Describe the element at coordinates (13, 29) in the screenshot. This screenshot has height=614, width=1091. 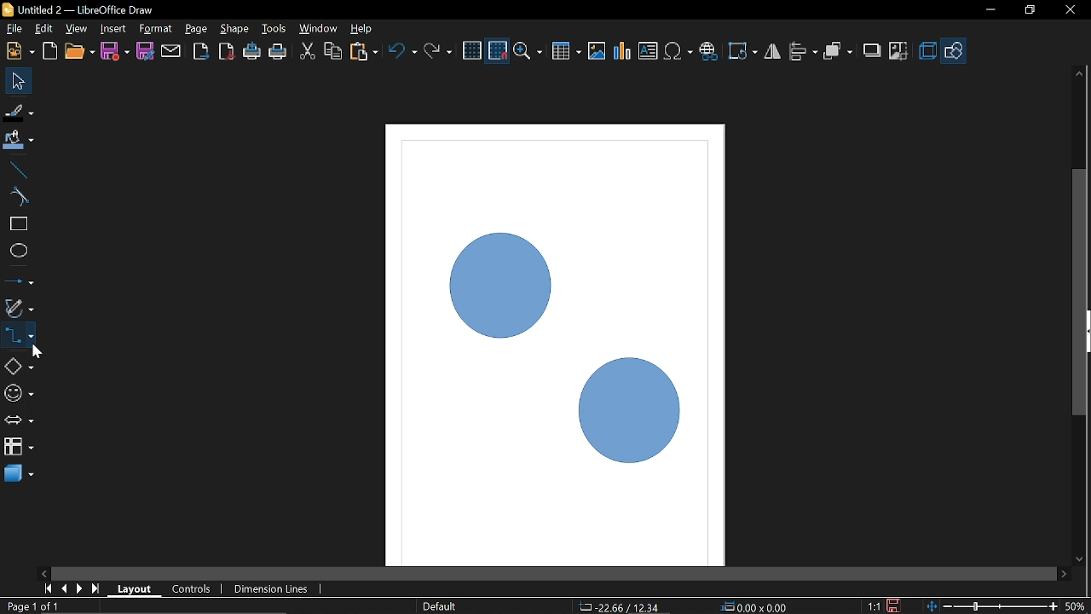
I see `file ` at that location.